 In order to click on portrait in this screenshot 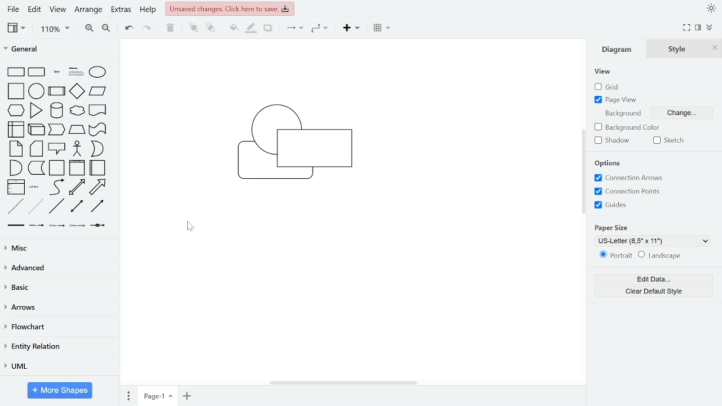, I will do `click(617, 256)`.